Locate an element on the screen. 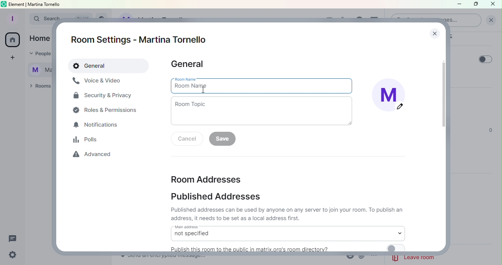  Martina Tornello is located at coordinates (37, 69).